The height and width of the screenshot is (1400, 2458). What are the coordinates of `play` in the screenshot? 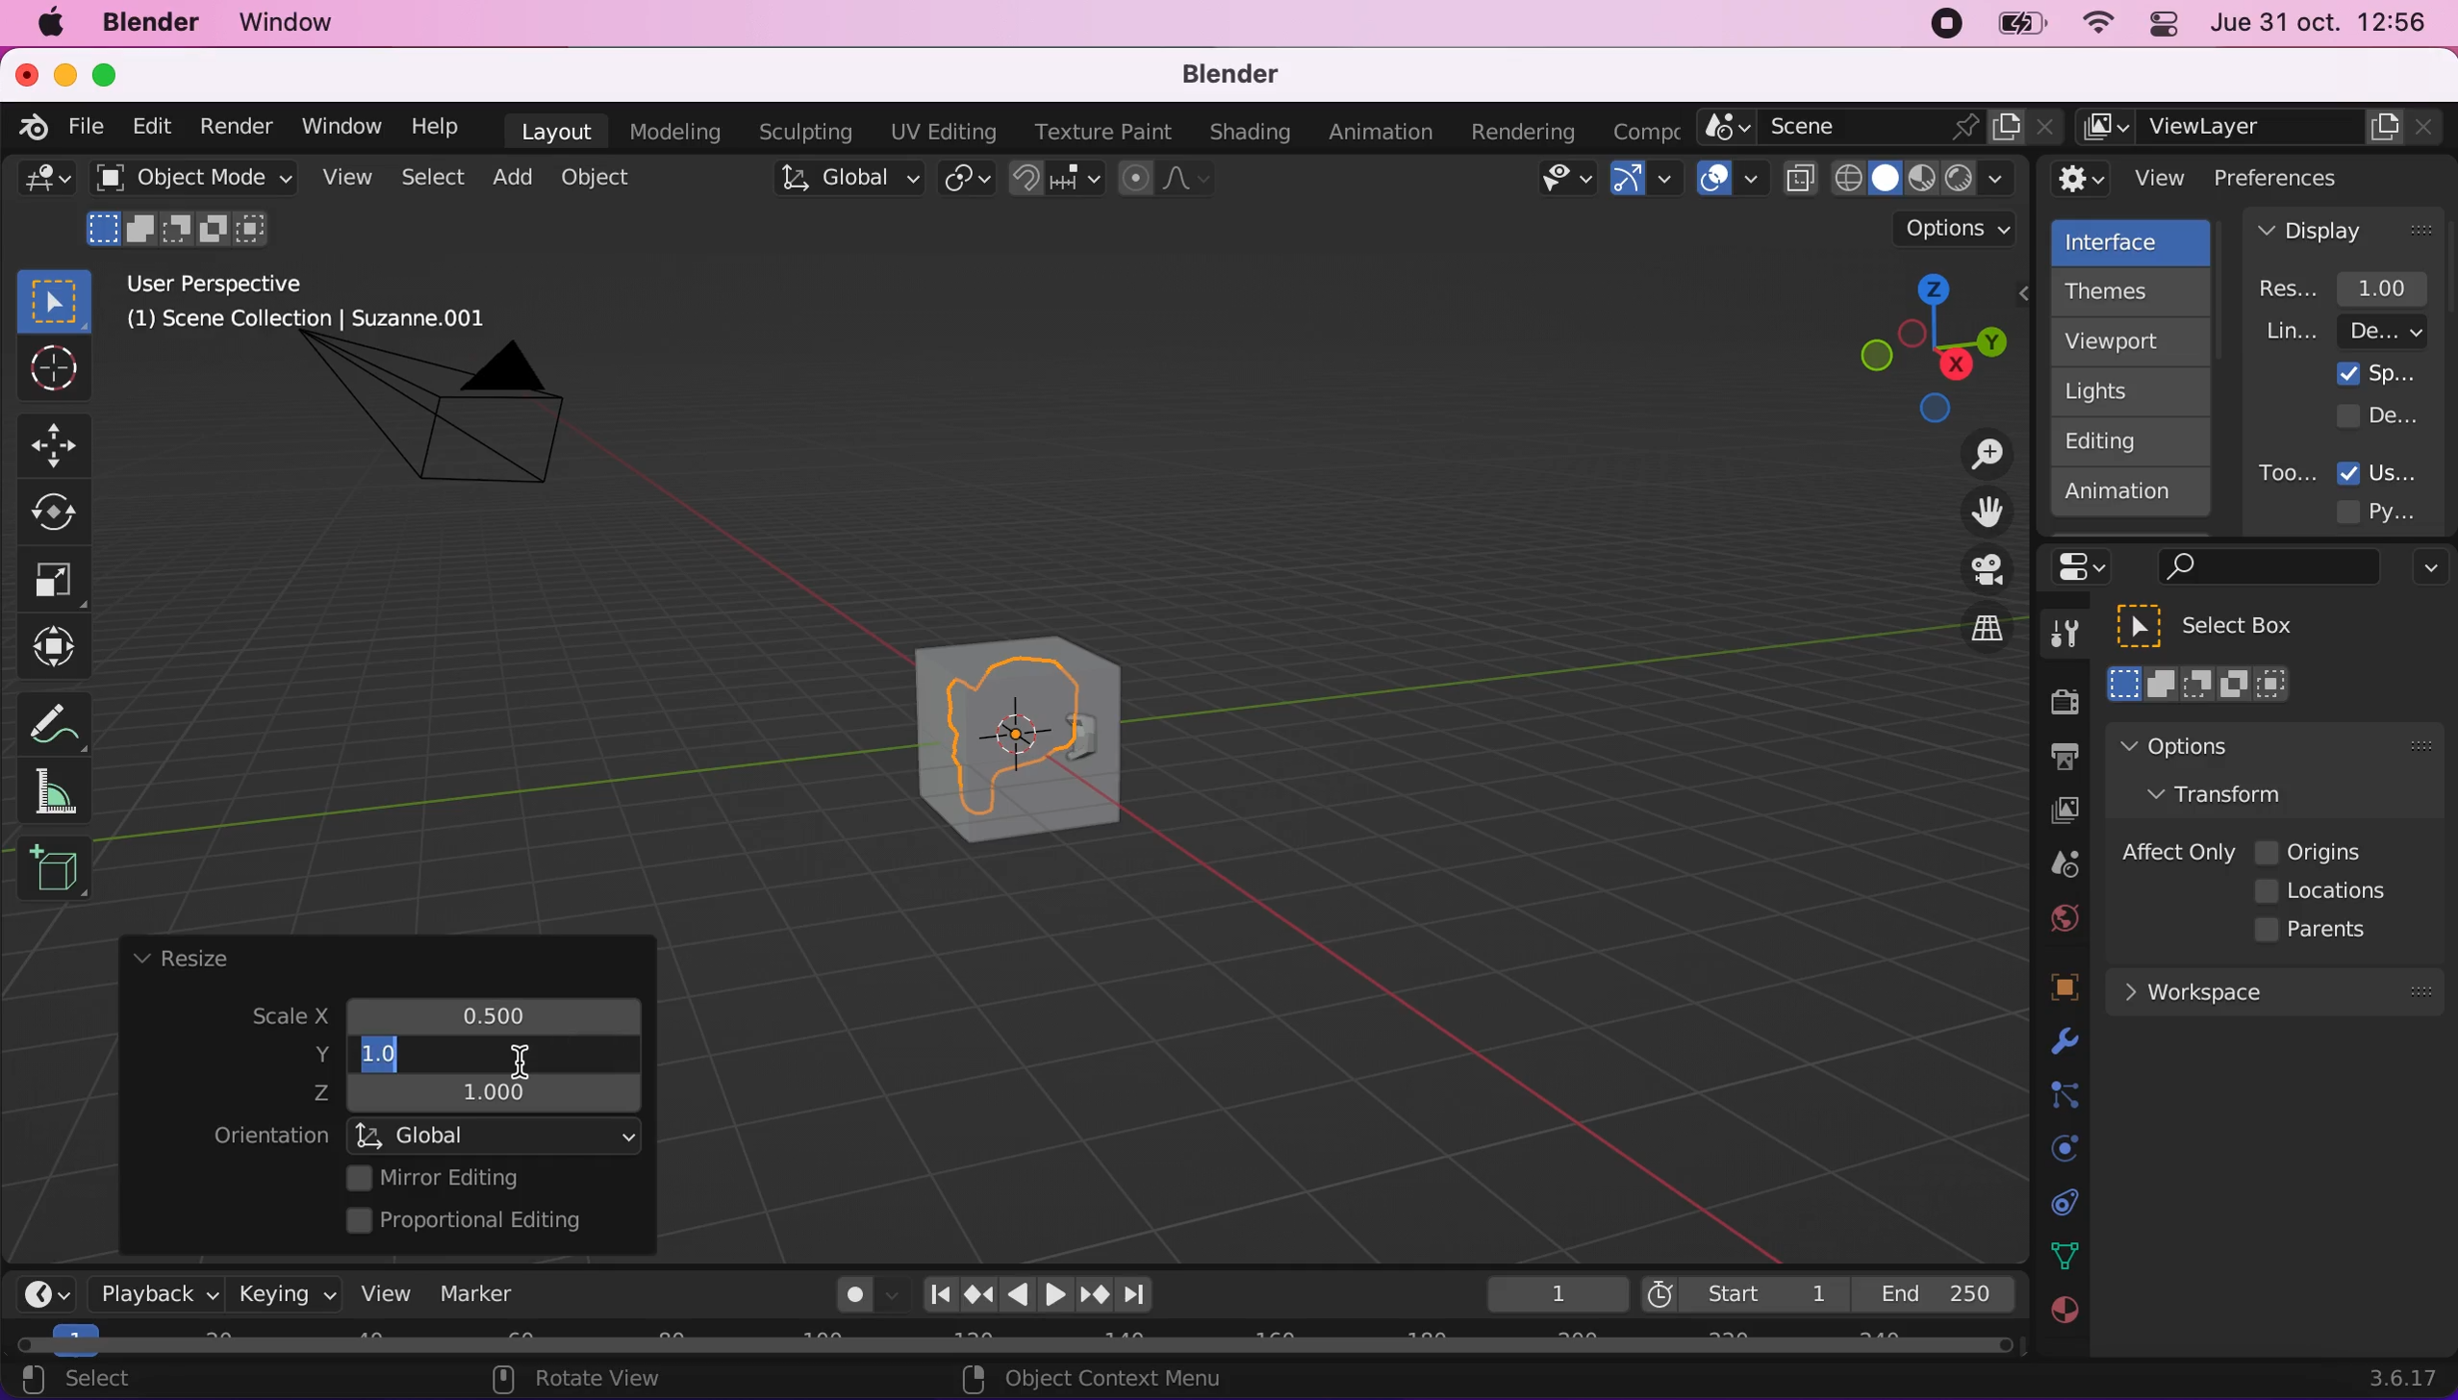 It's located at (1038, 1295).